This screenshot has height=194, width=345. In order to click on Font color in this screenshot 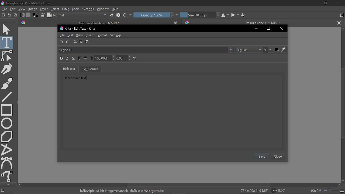, I will do `click(281, 51)`.